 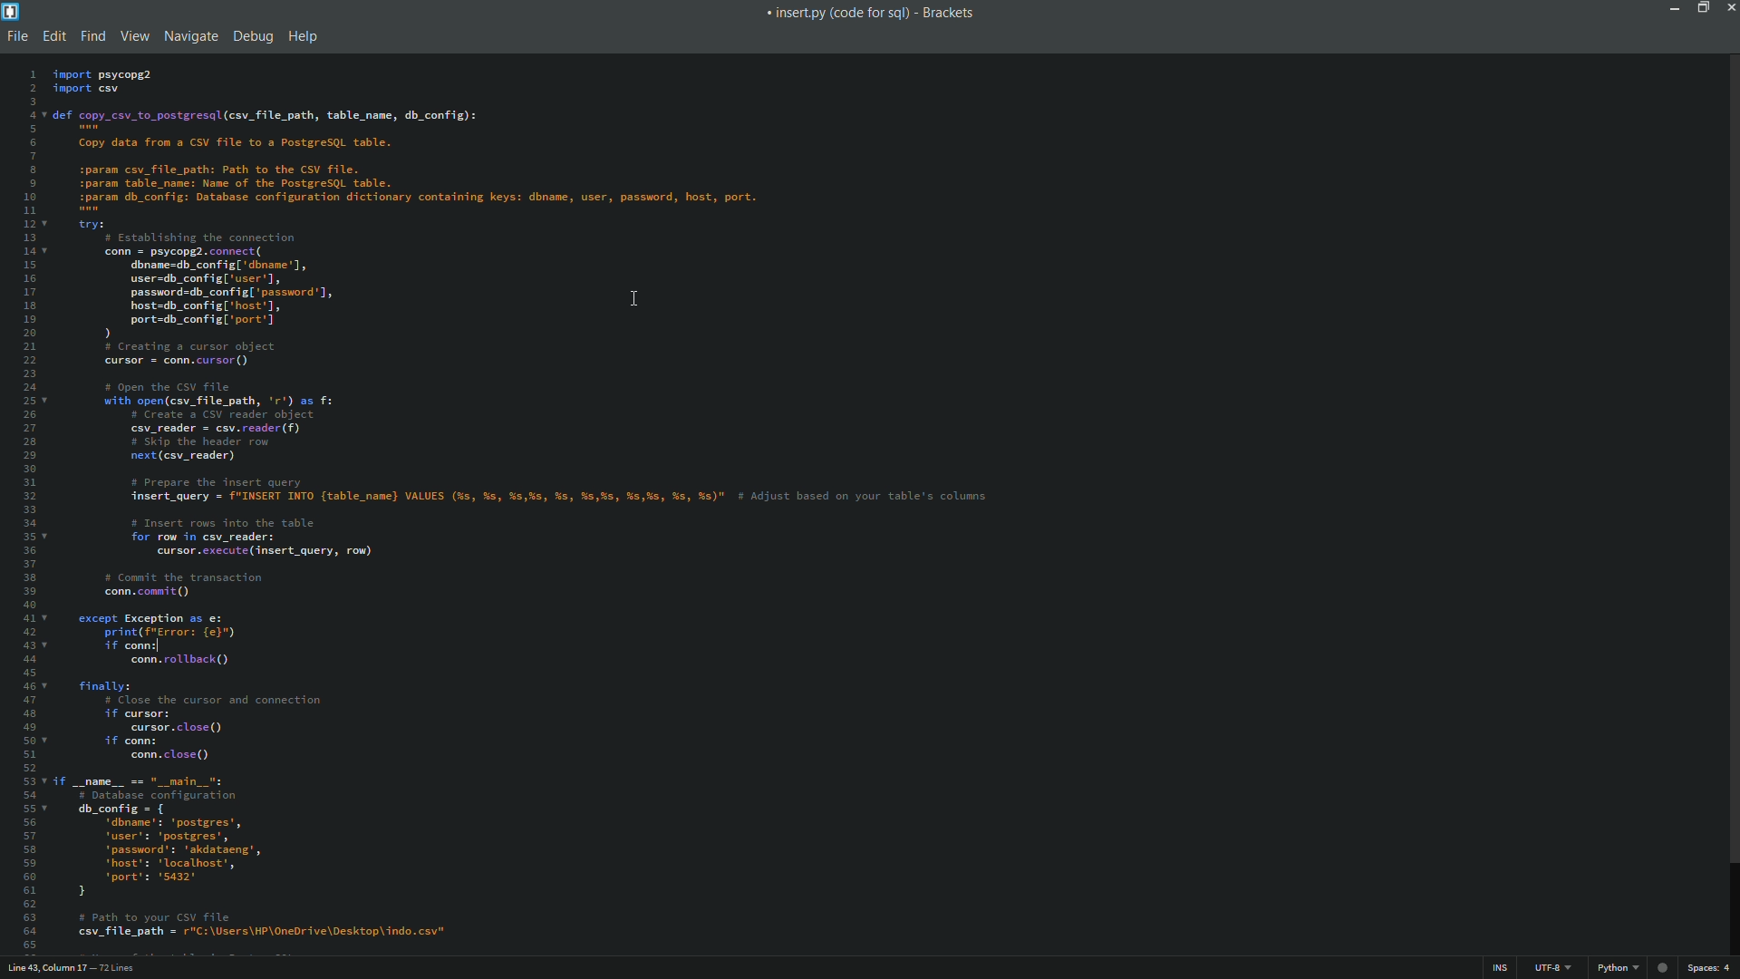 I want to click on line numbers, so click(x=20, y=509).